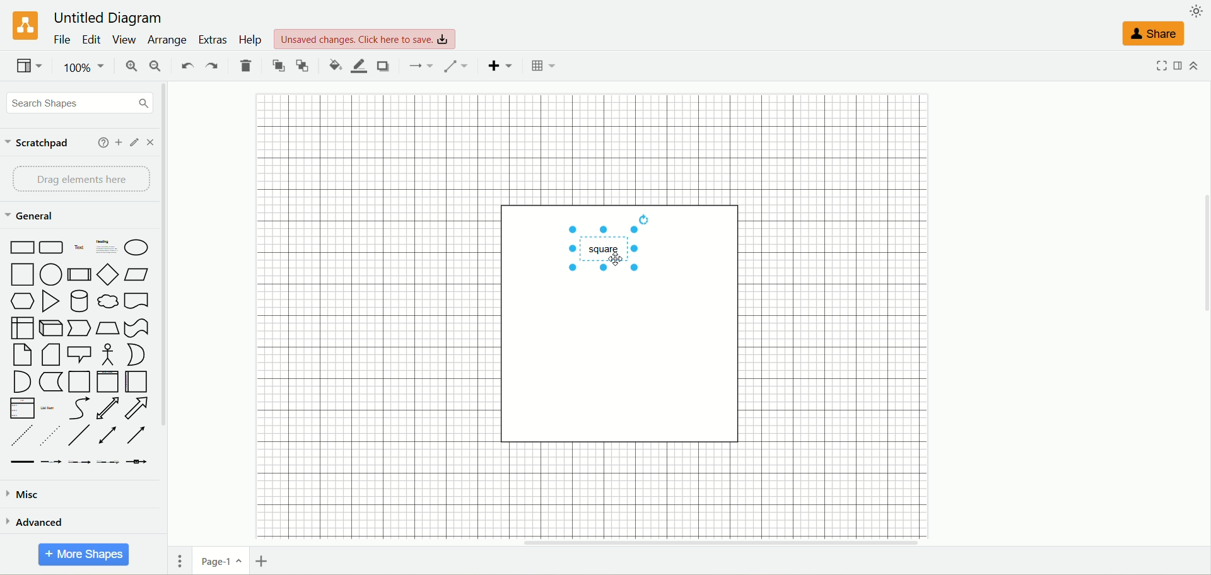 The image size is (1211, 575). What do you see at coordinates (81, 180) in the screenshot?
I see `drag element` at bounding box center [81, 180].